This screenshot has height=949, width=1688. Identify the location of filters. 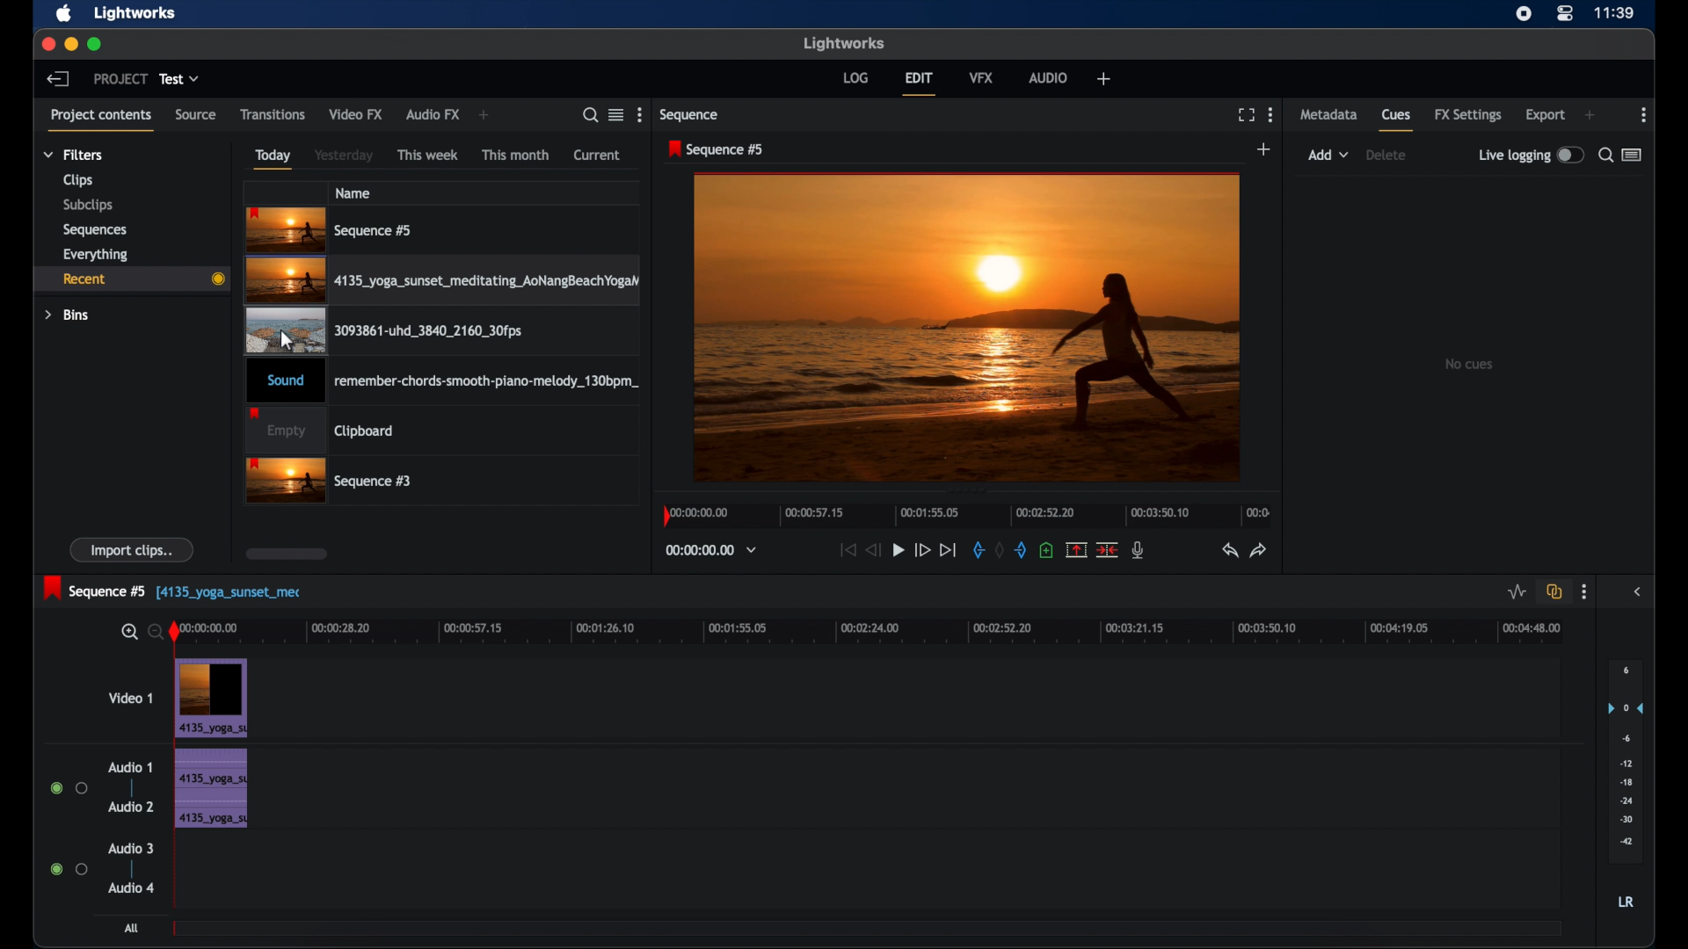
(74, 155).